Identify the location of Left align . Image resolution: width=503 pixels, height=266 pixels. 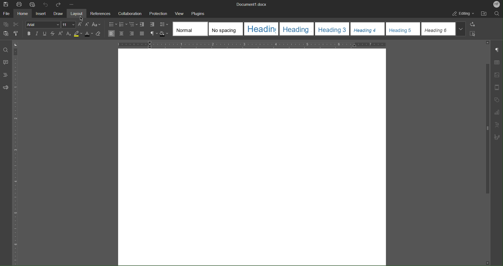
(111, 33).